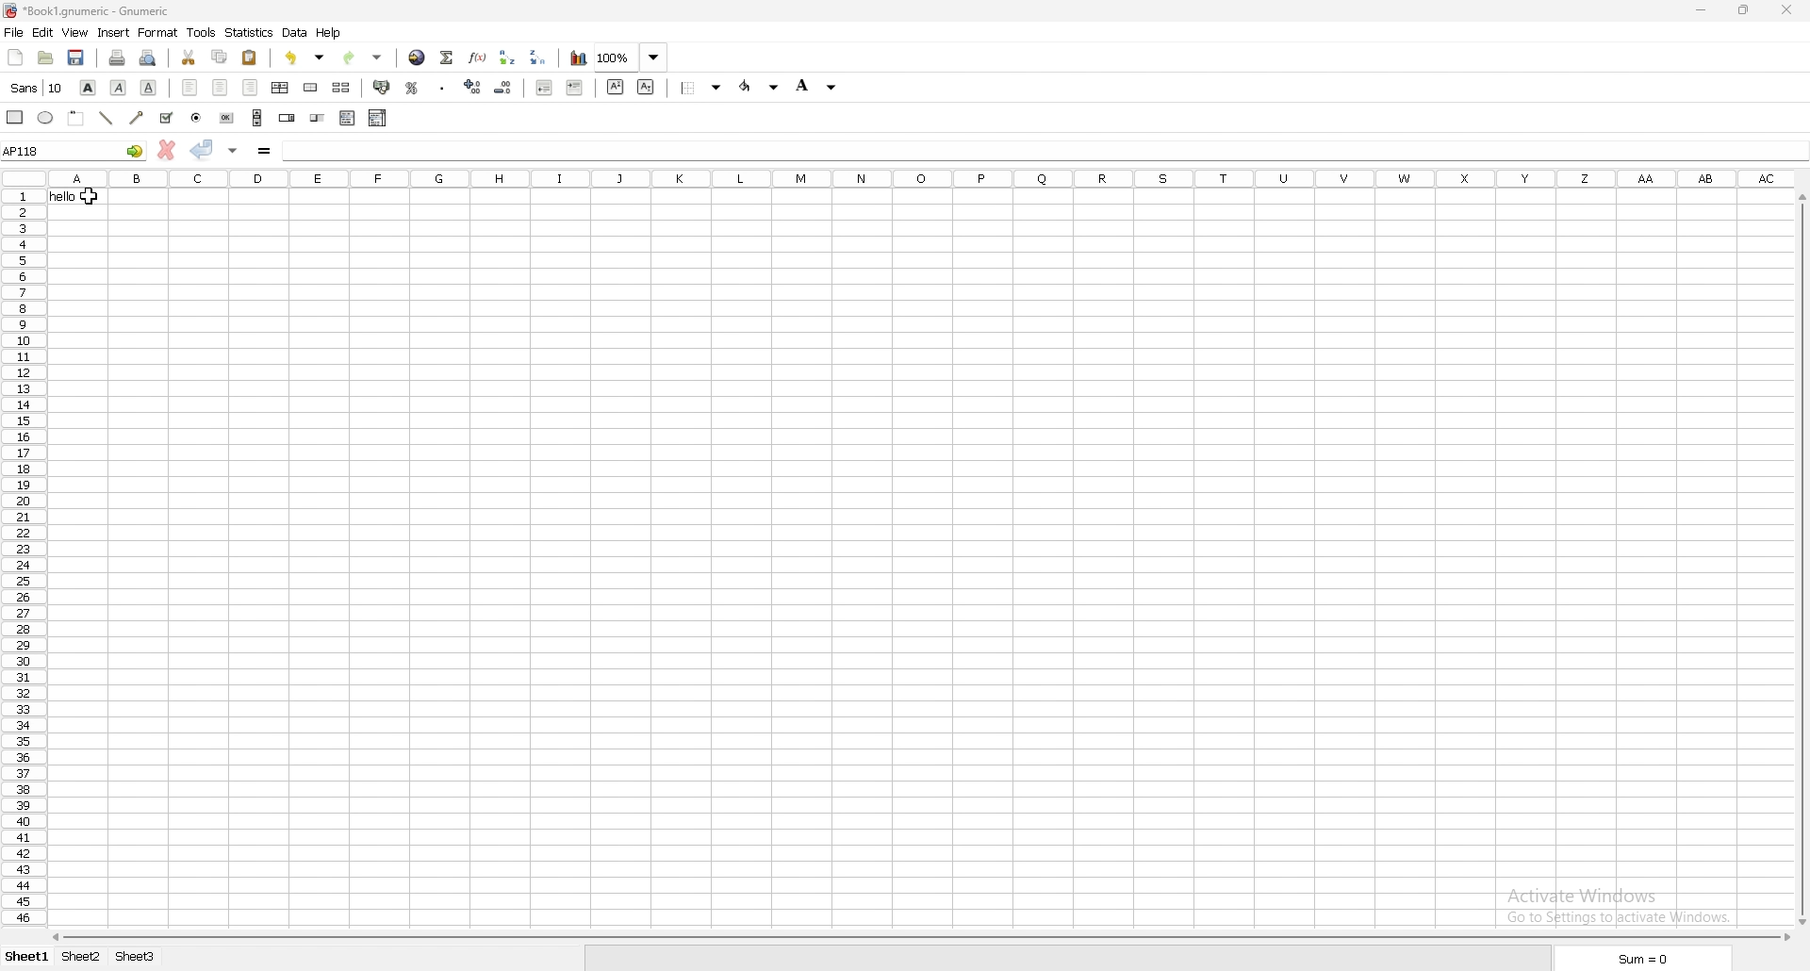 The height and width of the screenshot is (971, 1810). Describe the element at coordinates (45, 58) in the screenshot. I see `open` at that location.